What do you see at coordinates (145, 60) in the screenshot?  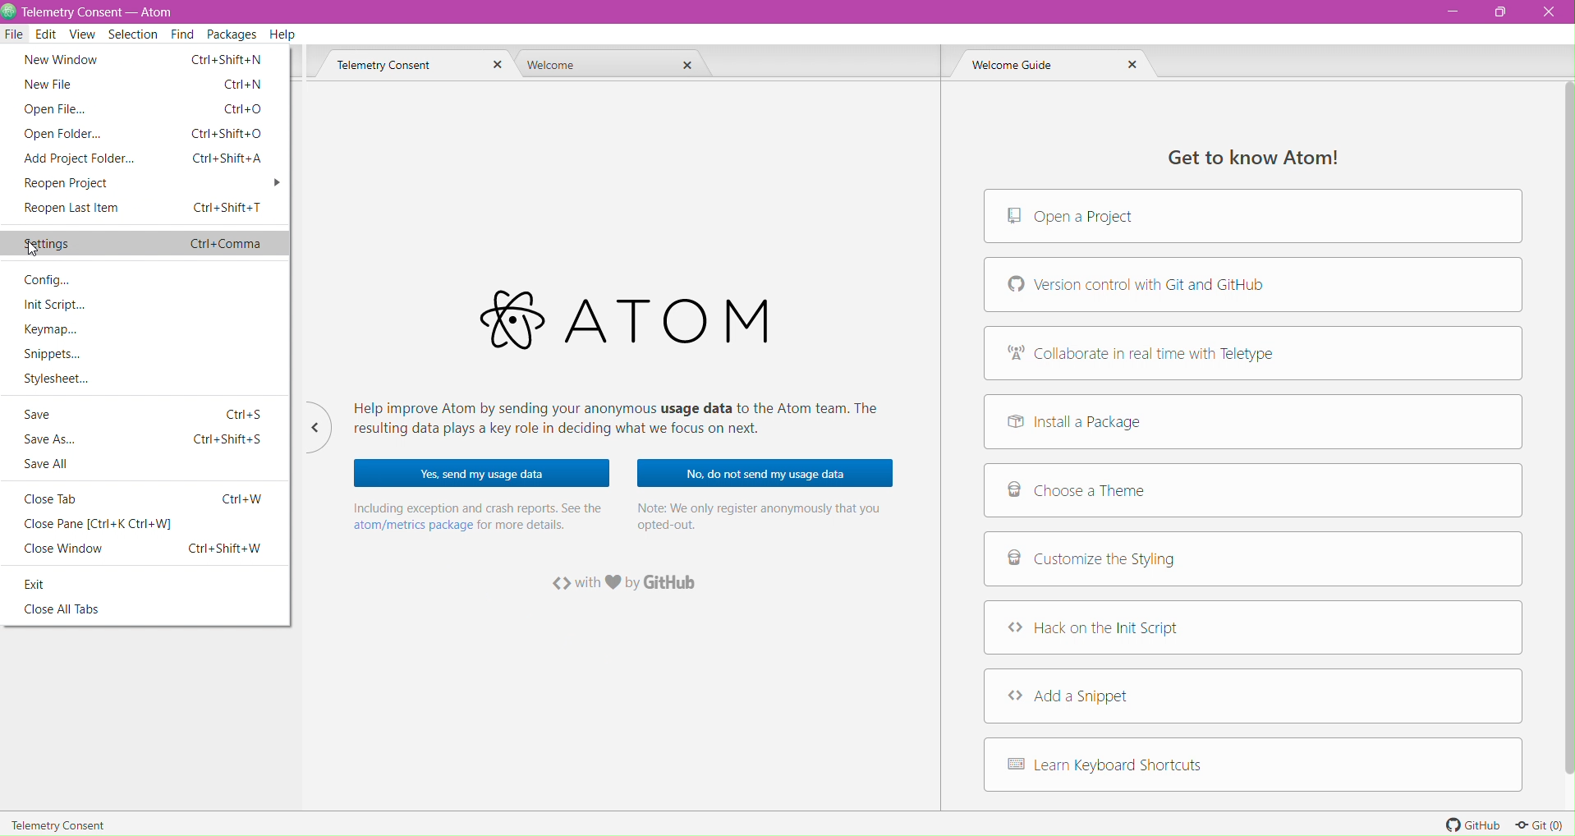 I see `New Window` at bounding box center [145, 60].